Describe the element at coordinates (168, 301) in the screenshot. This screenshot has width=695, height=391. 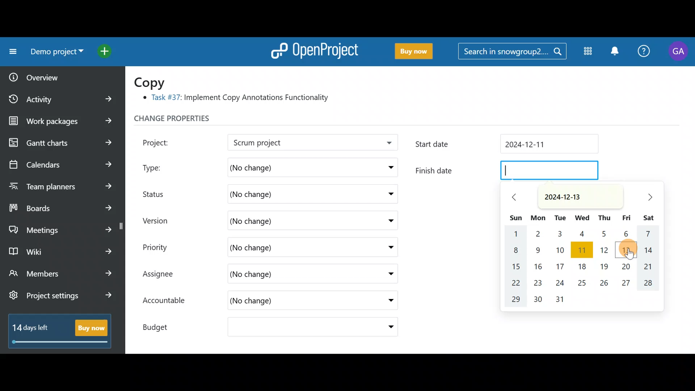
I see `Accountable` at that location.